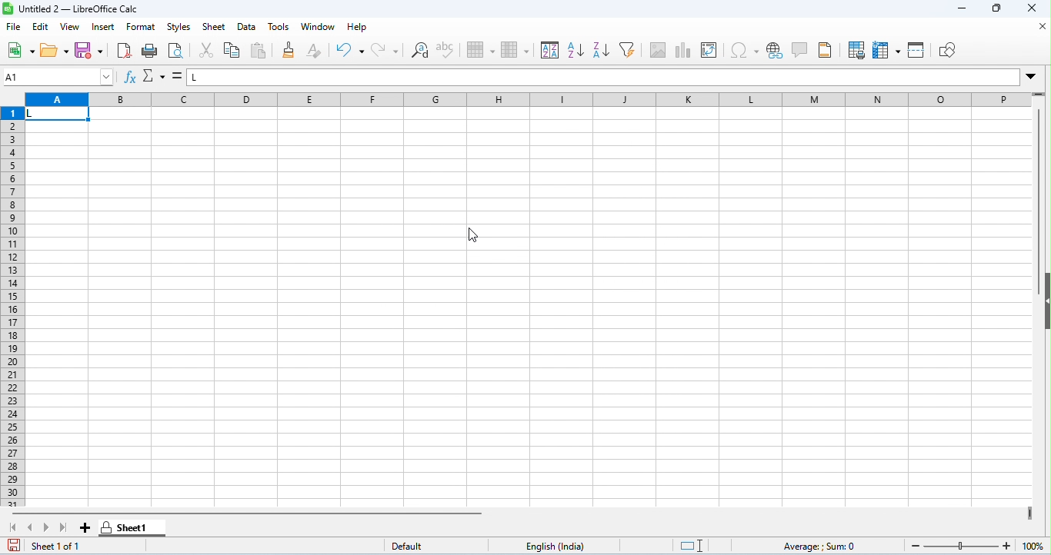 Image resolution: width=1051 pixels, height=555 pixels. What do you see at coordinates (513, 49) in the screenshot?
I see `column` at bounding box center [513, 49].